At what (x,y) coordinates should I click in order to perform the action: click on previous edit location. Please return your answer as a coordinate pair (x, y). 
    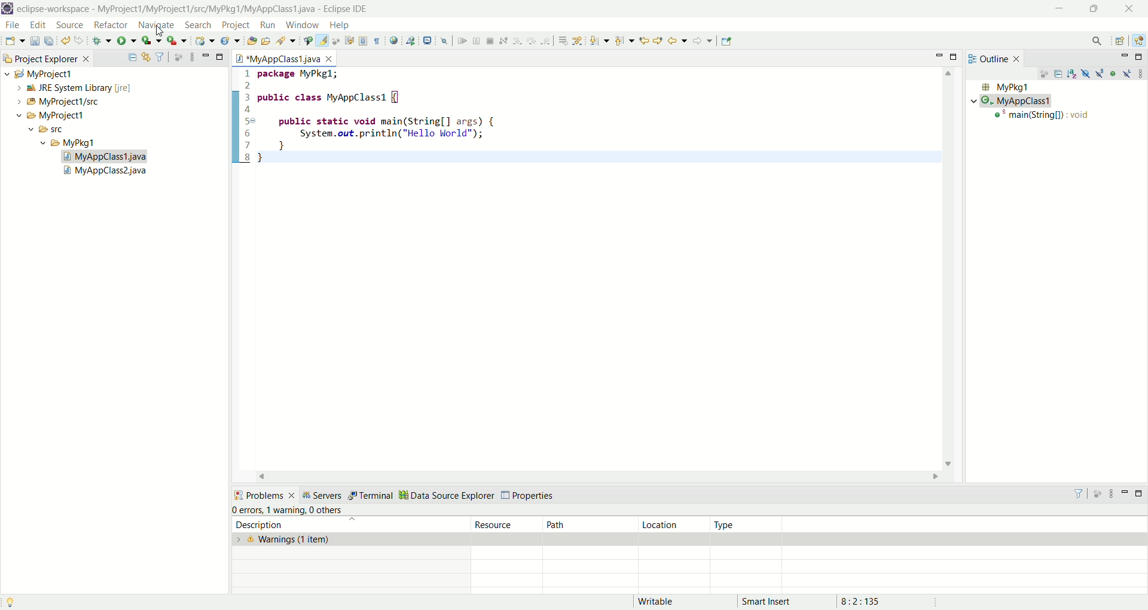
    Looking at the image, I should click on (643, 41).